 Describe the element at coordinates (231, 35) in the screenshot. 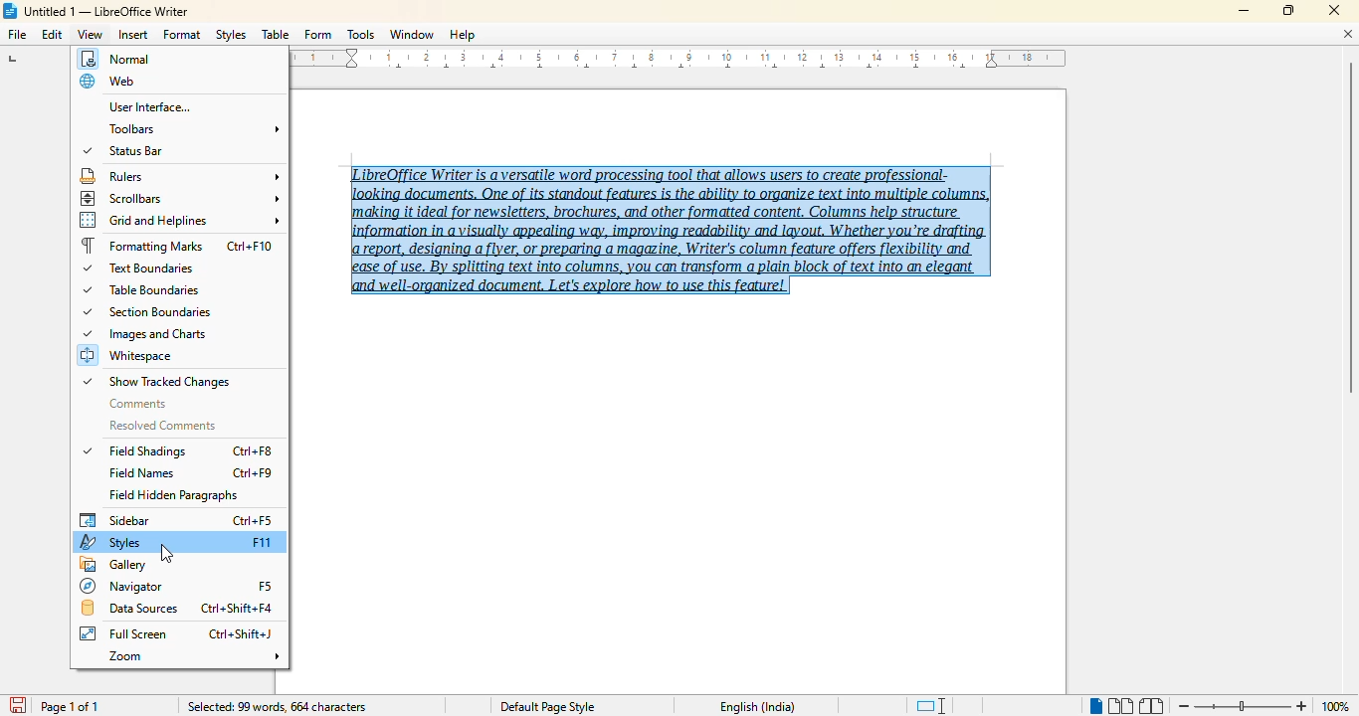

I see `styles` at that location.